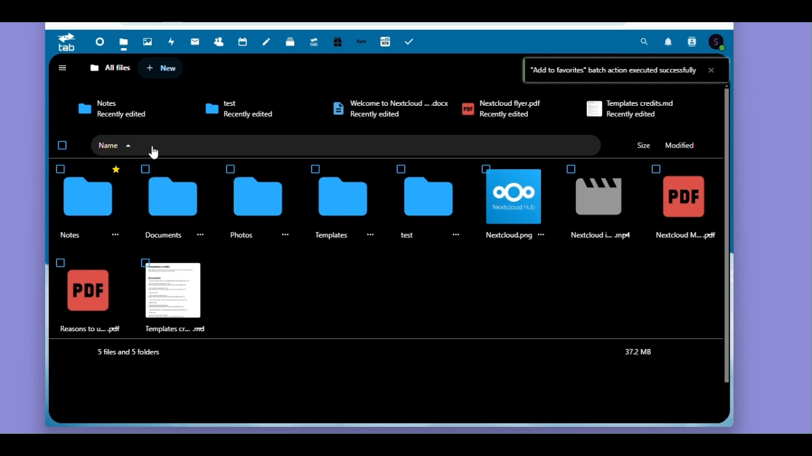  Describe the element at coordinates (285, 235) in the screenshot. I see `Ellipsis` at that location.